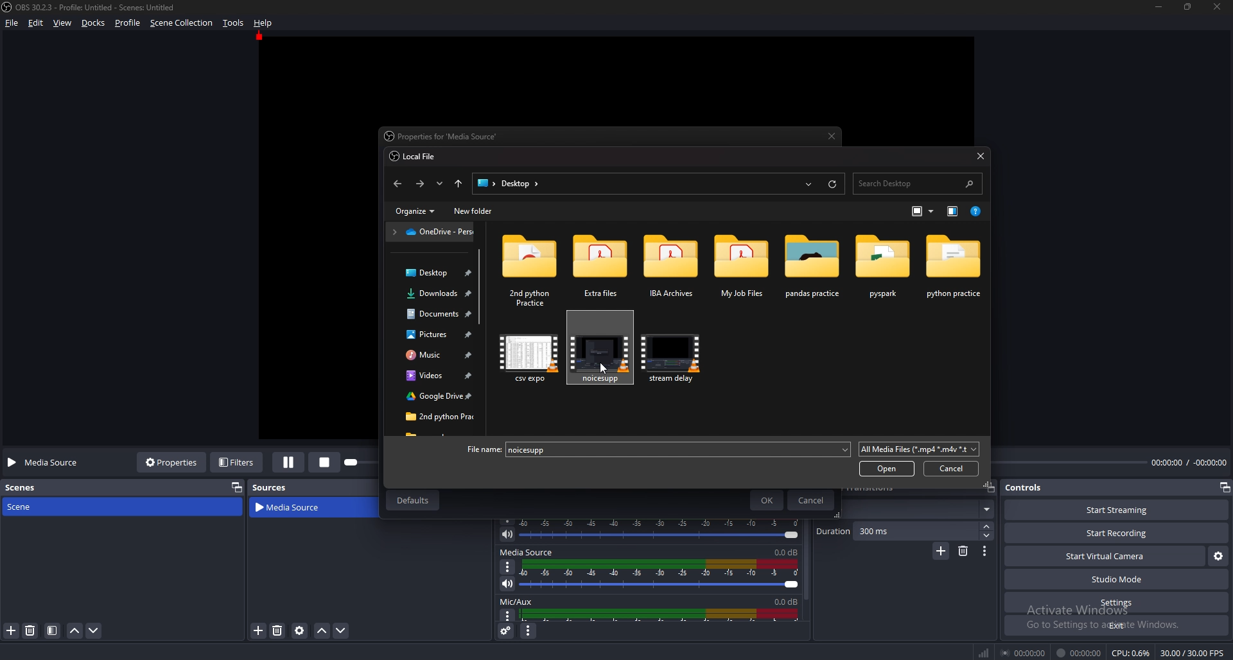 Image resolution: width=1233 pixels, height=660 pixels. What do you see at coordinates (434, 376) in the screenshot?
I see `folder` at bounding box center [434, 376].